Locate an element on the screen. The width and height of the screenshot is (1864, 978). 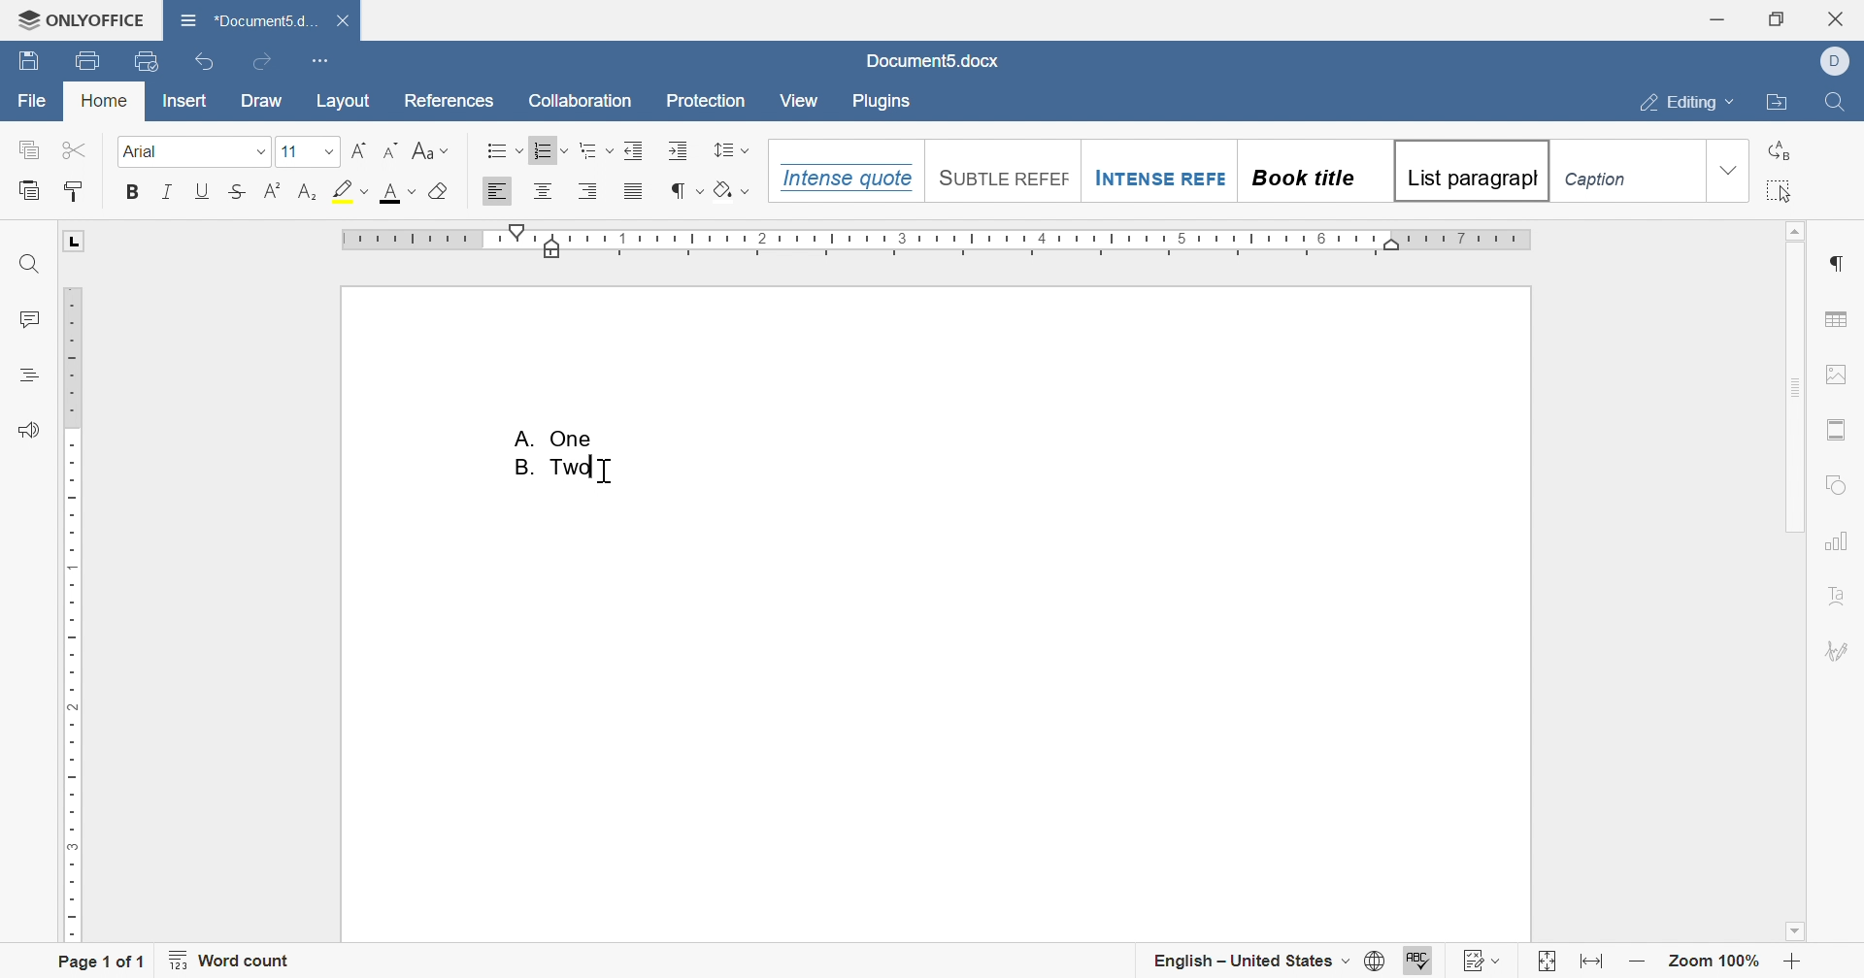
table settings is located at coordinates (1835, 319).